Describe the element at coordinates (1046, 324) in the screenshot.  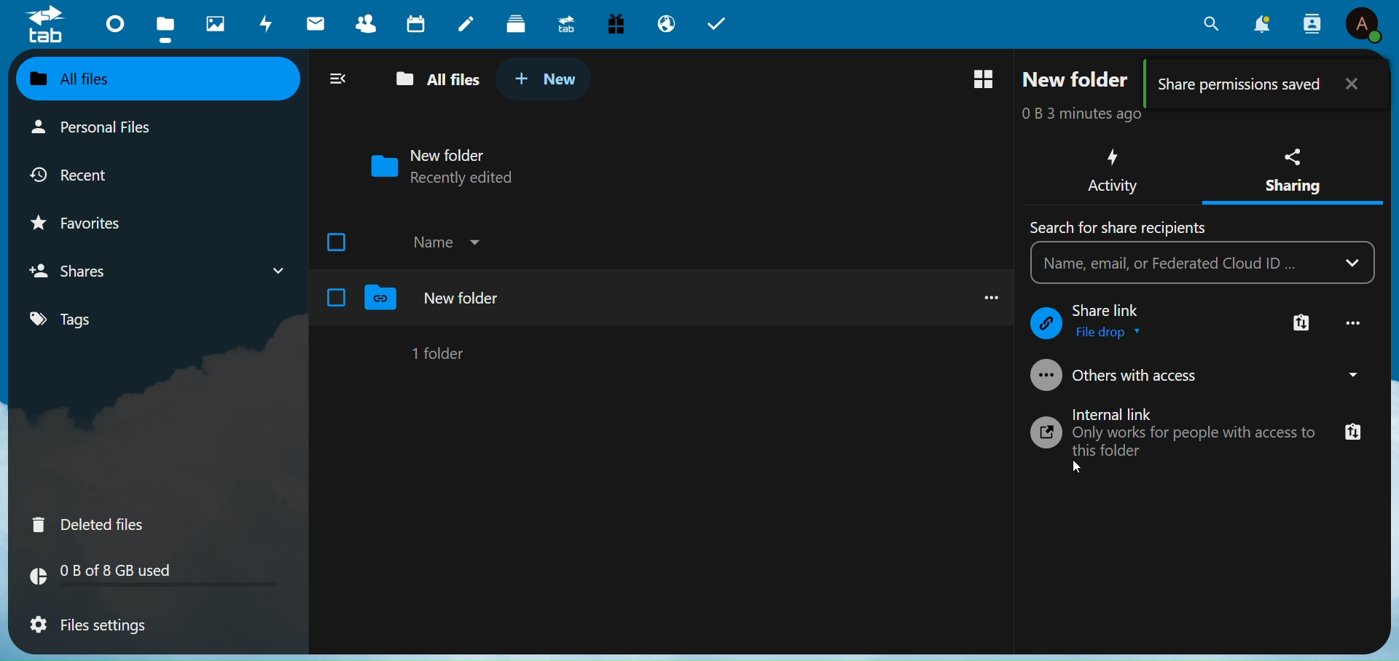
I see `Icon` at that location.